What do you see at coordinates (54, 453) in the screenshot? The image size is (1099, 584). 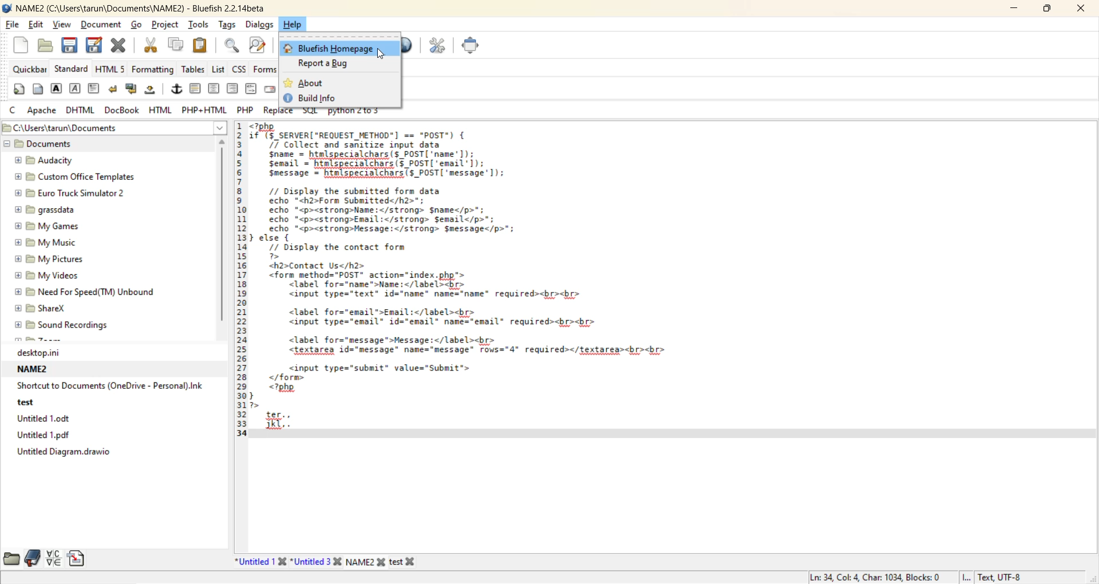 I see `Untitled Diagram. draws` at bounding box center [54, 453].